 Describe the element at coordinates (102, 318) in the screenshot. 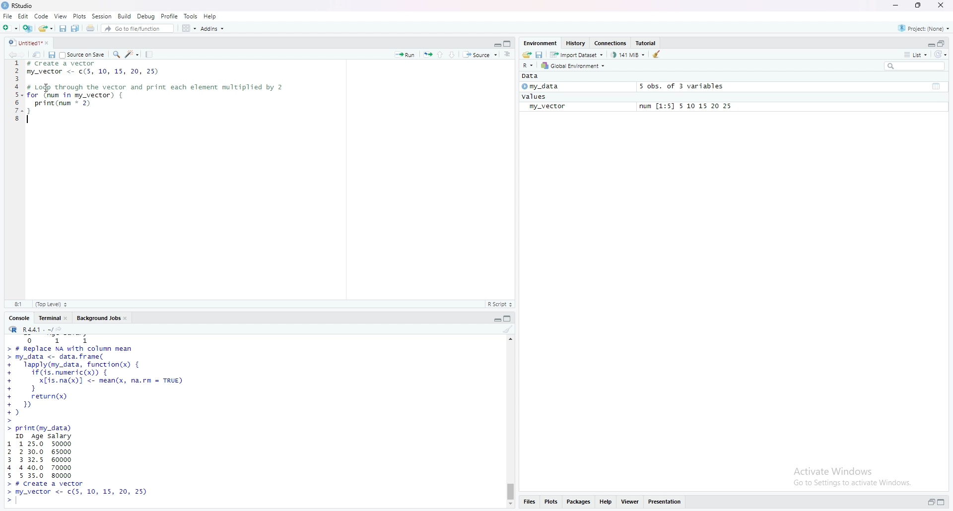

I see `Background jobs` at that location.